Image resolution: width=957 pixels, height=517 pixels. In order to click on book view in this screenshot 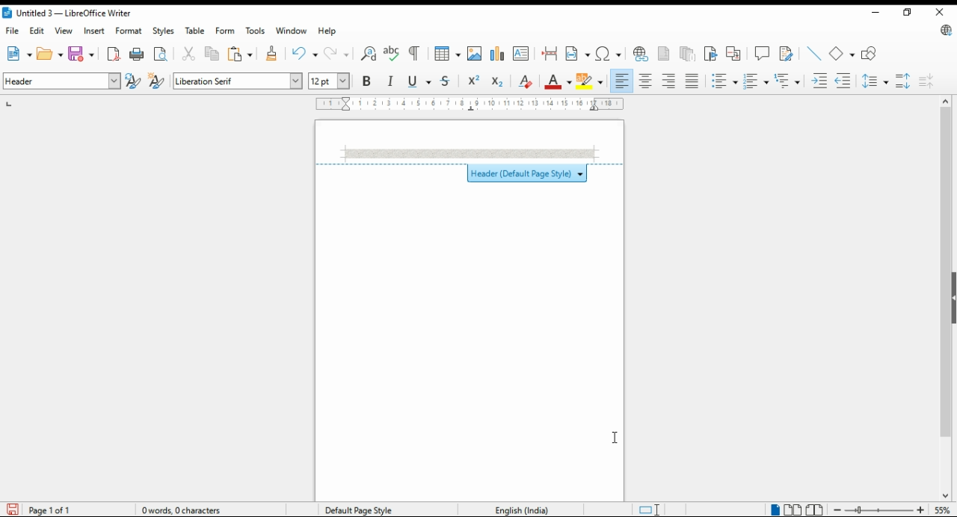, I will do `click(815, 510)`.